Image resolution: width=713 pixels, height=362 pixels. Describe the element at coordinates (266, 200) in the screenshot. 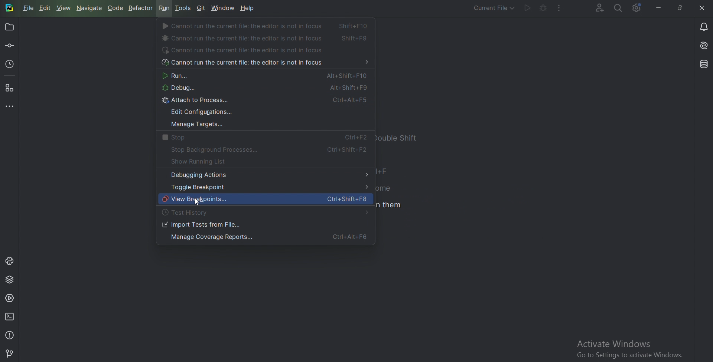

I see `view breakpoints` at that location.